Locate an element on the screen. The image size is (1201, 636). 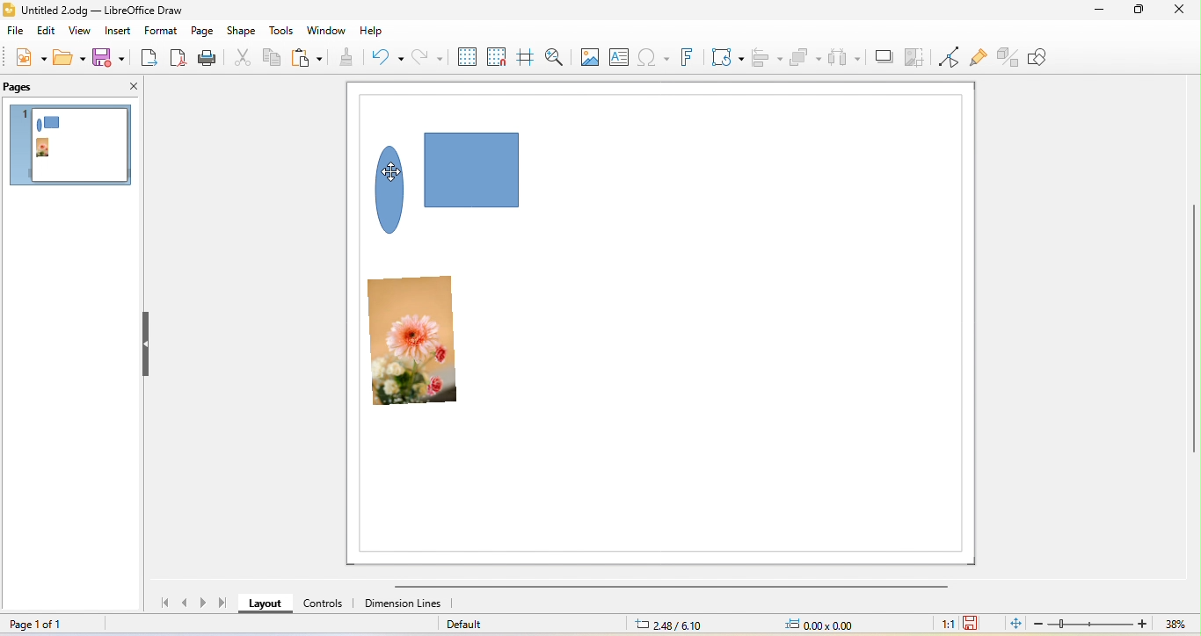
help is located at coordinates (372, 32).